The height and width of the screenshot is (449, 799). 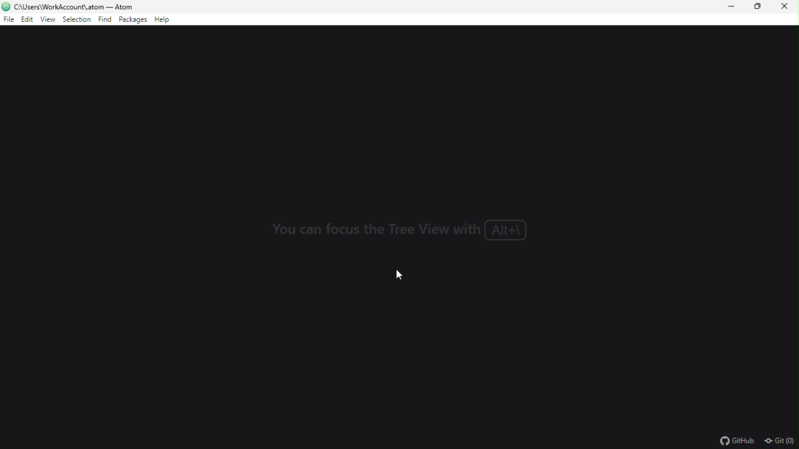 What do you see at coordinates (788, 8) in the screenshot?
I see `close` at bounding box center [788, 8].